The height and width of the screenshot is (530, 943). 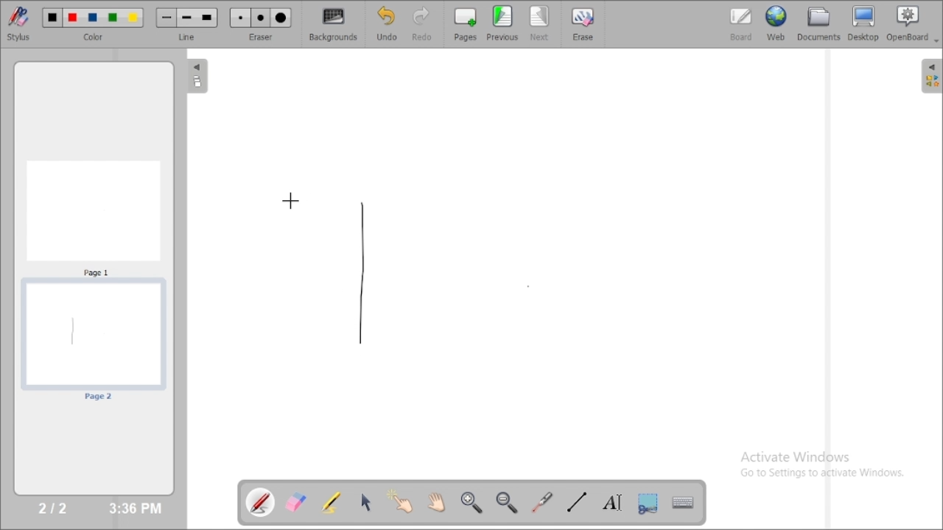 What do you see at coordinates (261, 37) in the screenshot?
I see `eraser` at bounding box center [261, 37].